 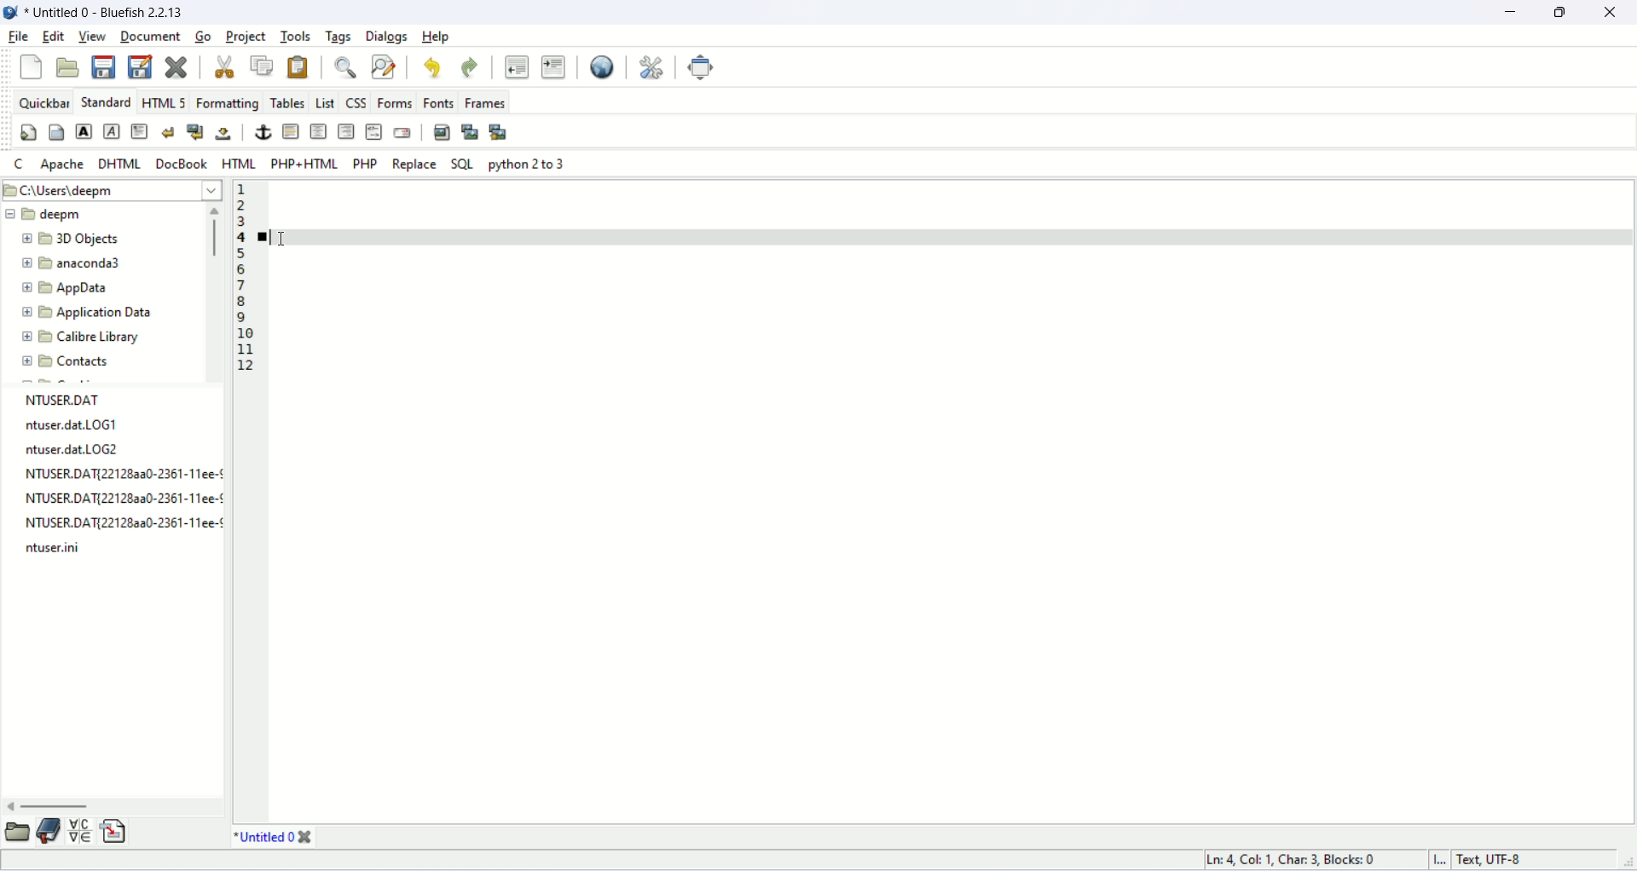 What do you see at coordinates (265, 237) in the screenshot?
I see `bookmark` at bounding box center [265, 237].